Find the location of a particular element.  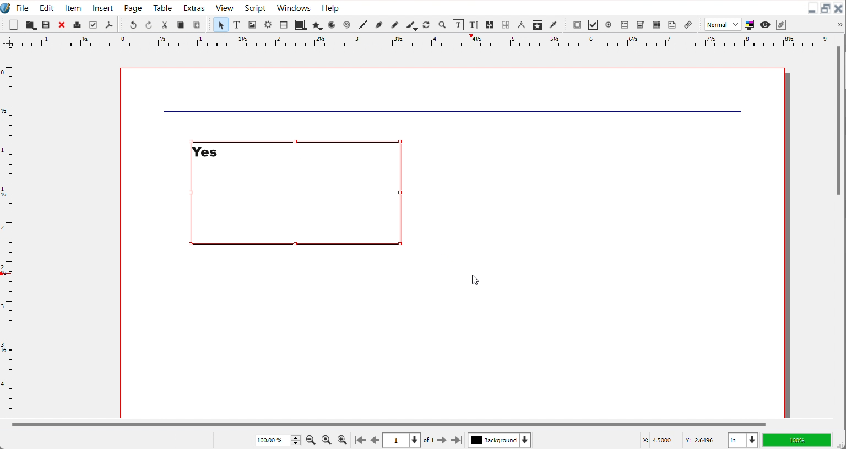

Cursor is located at coordinates (475, 280).